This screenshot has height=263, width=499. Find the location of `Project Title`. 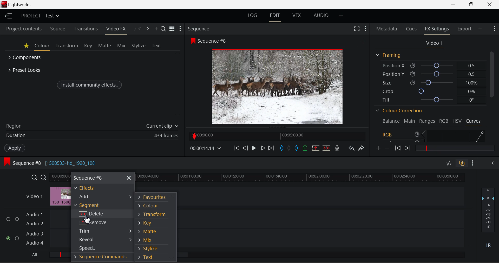

Project Title is located at coordinates (40, 16).